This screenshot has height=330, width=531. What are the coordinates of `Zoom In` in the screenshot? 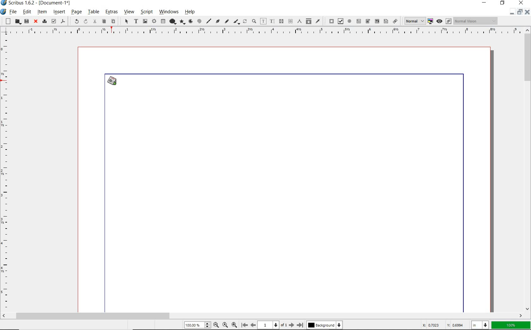 It's located at (234, 325).